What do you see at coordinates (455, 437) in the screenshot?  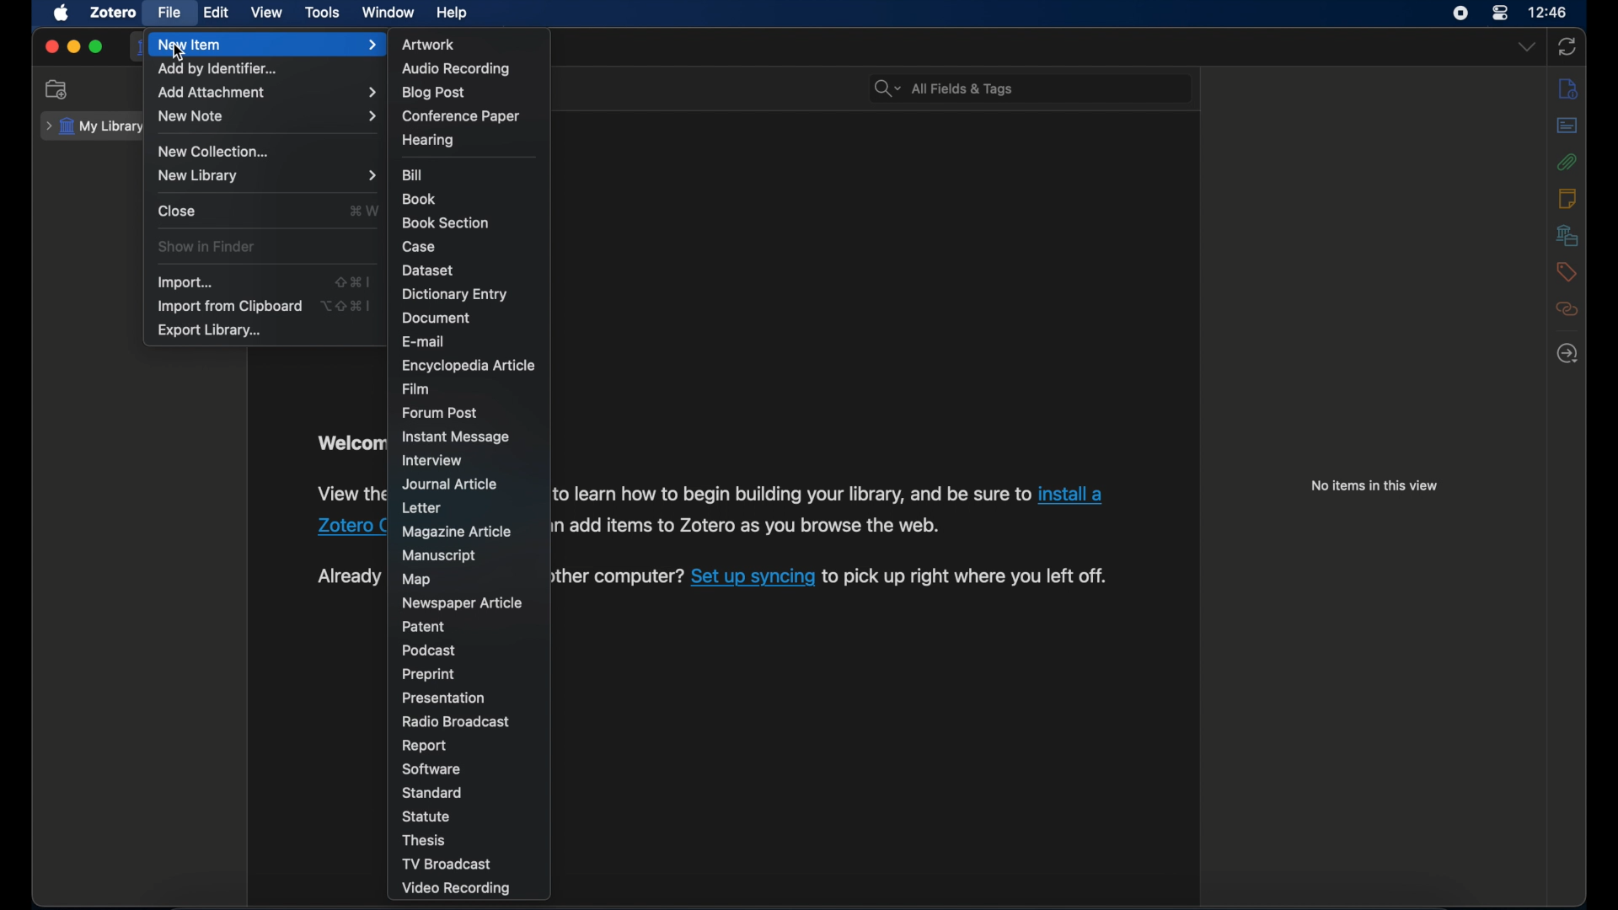 I see `instant message` at bounding box center [455, 437].